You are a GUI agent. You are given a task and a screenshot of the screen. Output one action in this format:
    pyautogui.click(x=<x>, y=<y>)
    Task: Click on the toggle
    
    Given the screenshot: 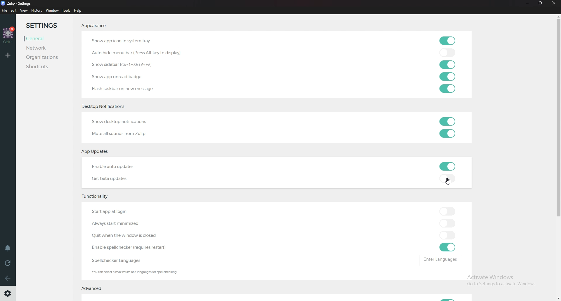 What is the action you would take?
    pyautogui.click(x=447, y=54)
    